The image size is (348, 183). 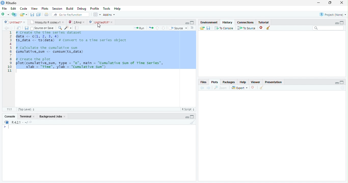 What do you see at coordinates (246, 28) in the screenshot?
I see `To Source` at bounding box center [246, 28].